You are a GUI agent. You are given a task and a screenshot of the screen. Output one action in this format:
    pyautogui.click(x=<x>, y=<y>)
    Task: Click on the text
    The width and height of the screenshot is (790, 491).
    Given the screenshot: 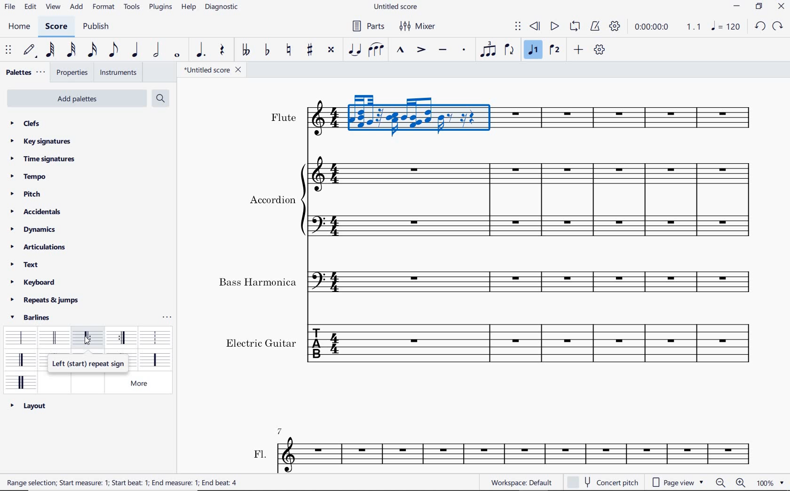 What is the action you would take?
    pyautogui.click(x=24, y=264)
    